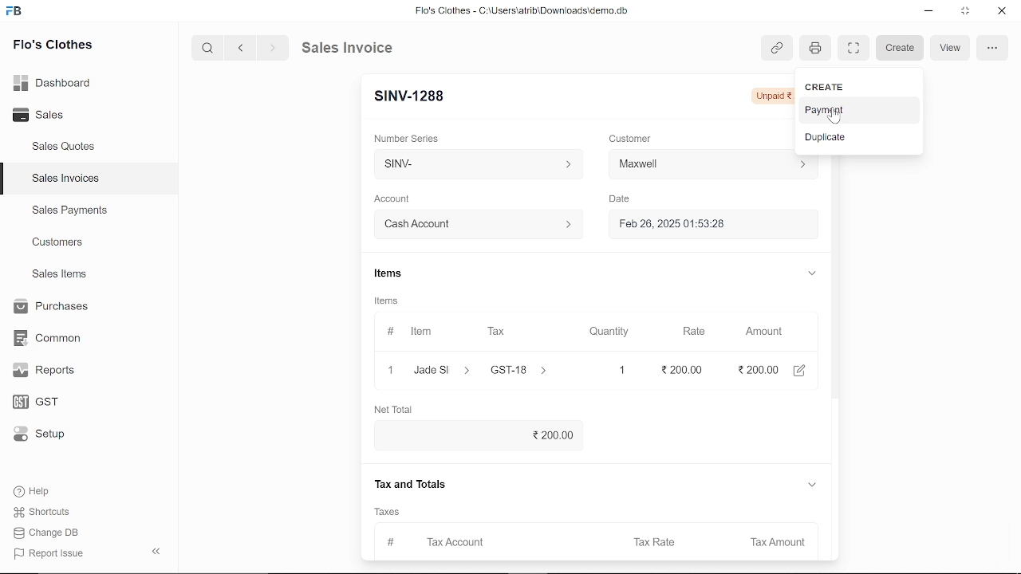 This screenshot has width=1021, height=574. I want to click on View, so click(950, 48).